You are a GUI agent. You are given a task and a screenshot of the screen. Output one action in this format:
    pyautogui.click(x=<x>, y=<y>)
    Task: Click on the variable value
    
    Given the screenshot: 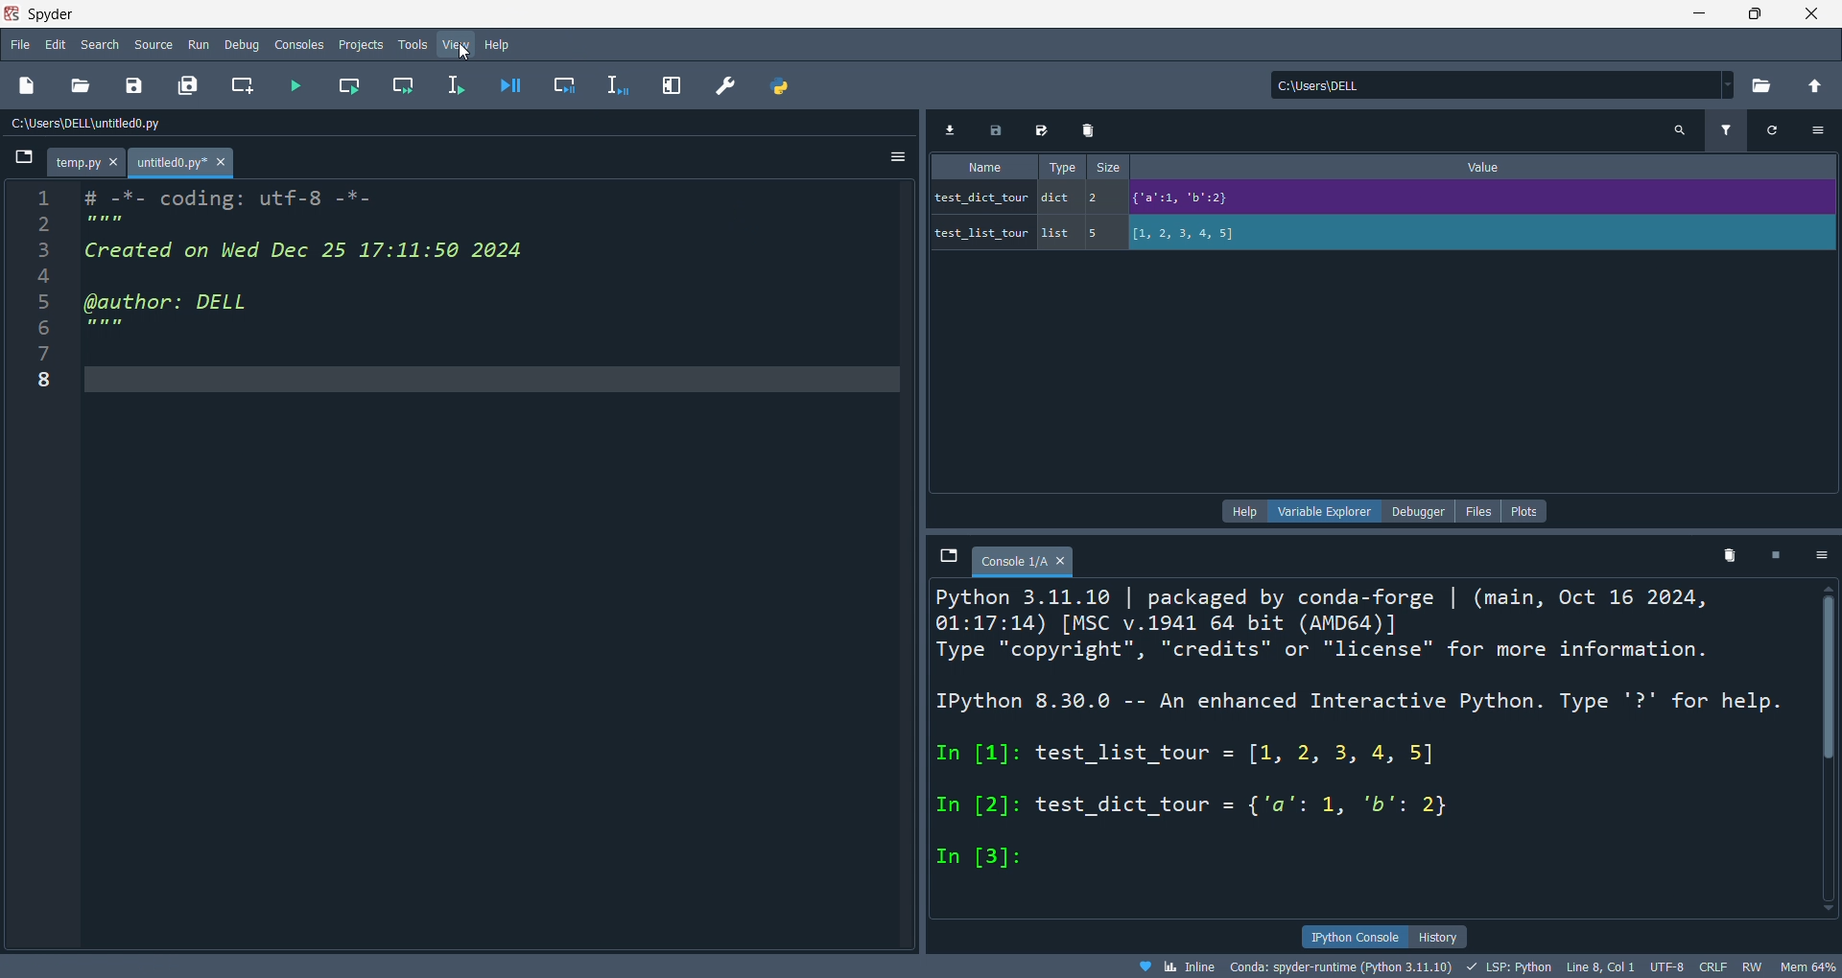 What is the action you would take?
    pyautogui.click(x=1477, y=200)
    